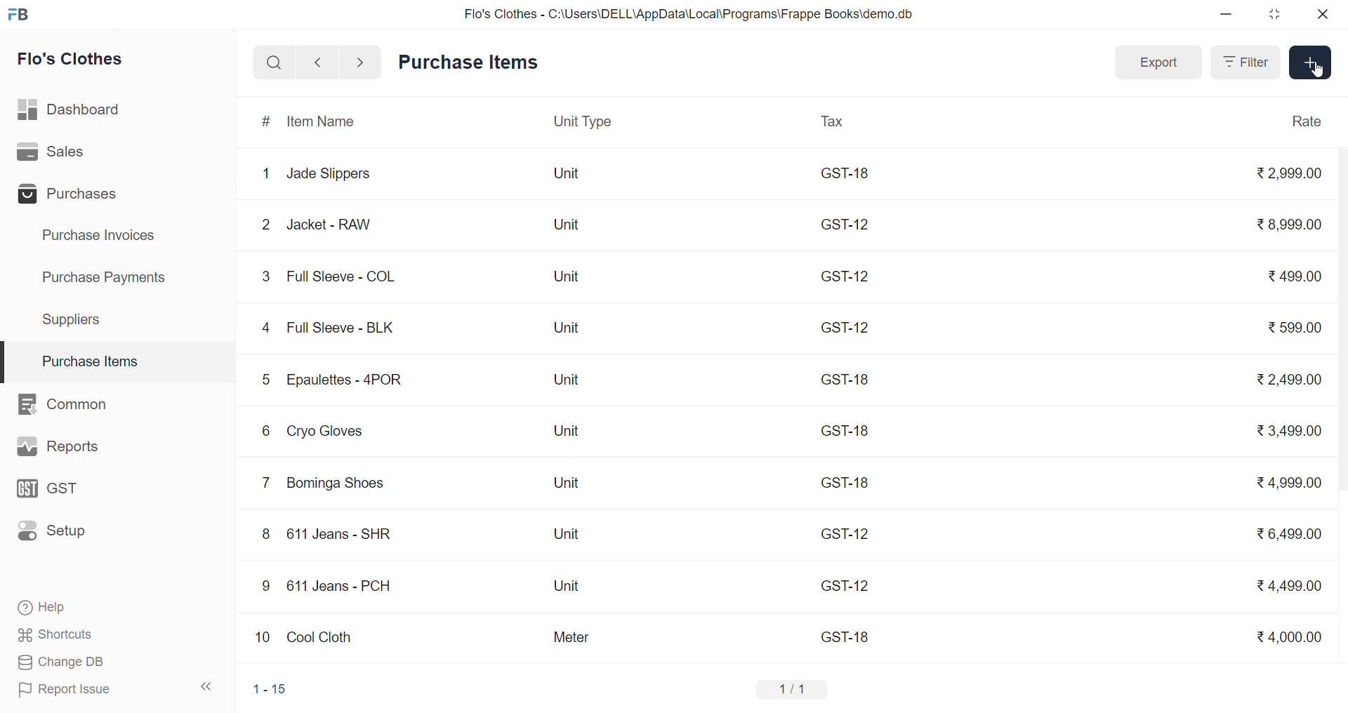  I want to click on Unit, so click(578, 587).